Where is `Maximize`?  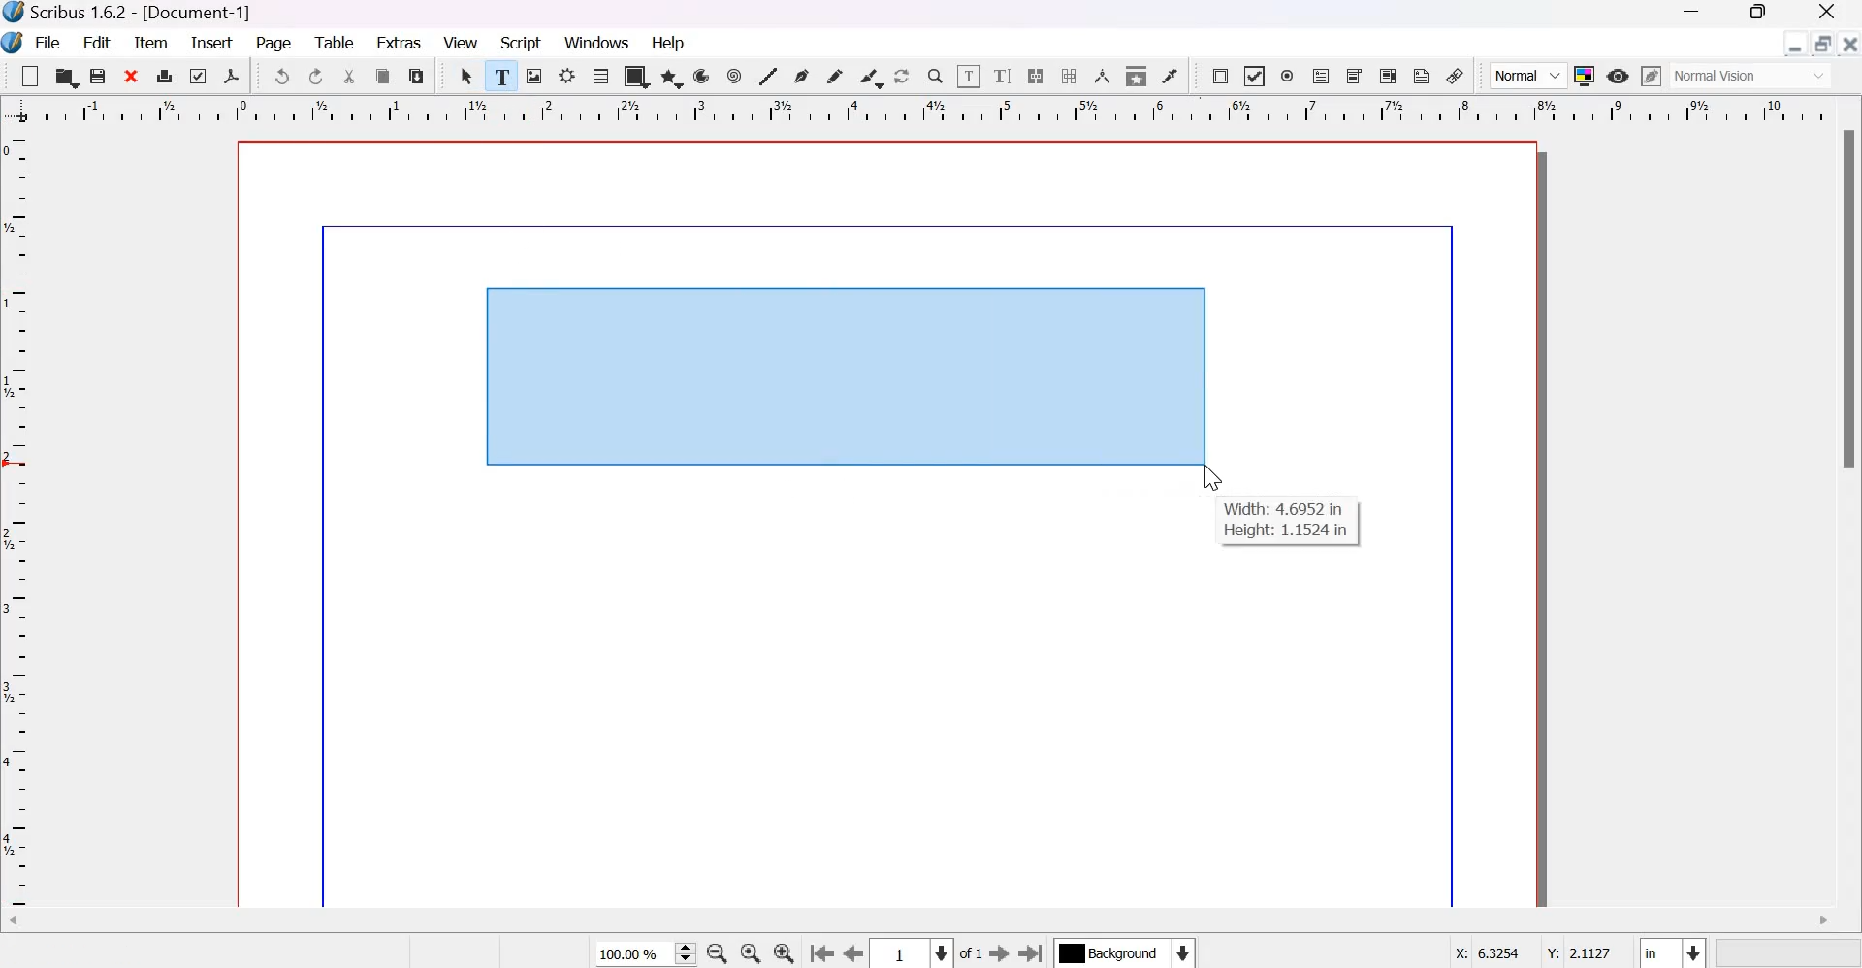 Maximize is located at coordinates (1751, 15).